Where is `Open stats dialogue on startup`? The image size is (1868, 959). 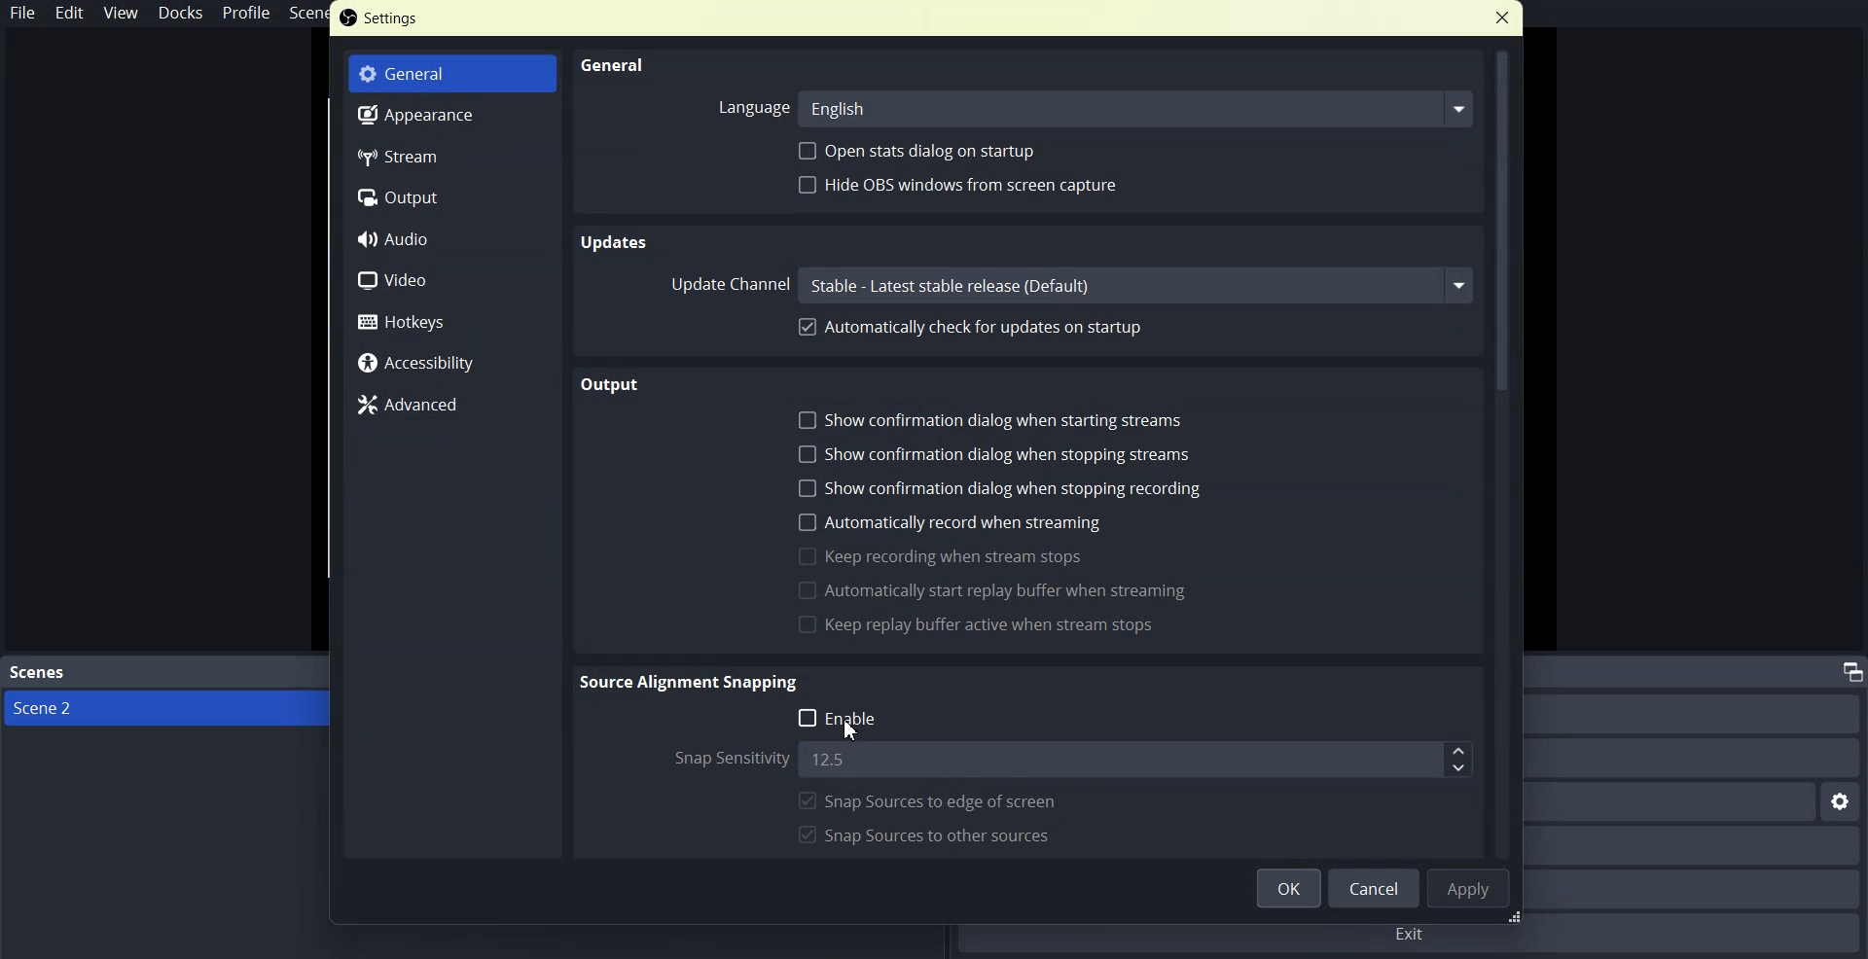 Open stats dialogue on startup is located at coordinates (924, 150).